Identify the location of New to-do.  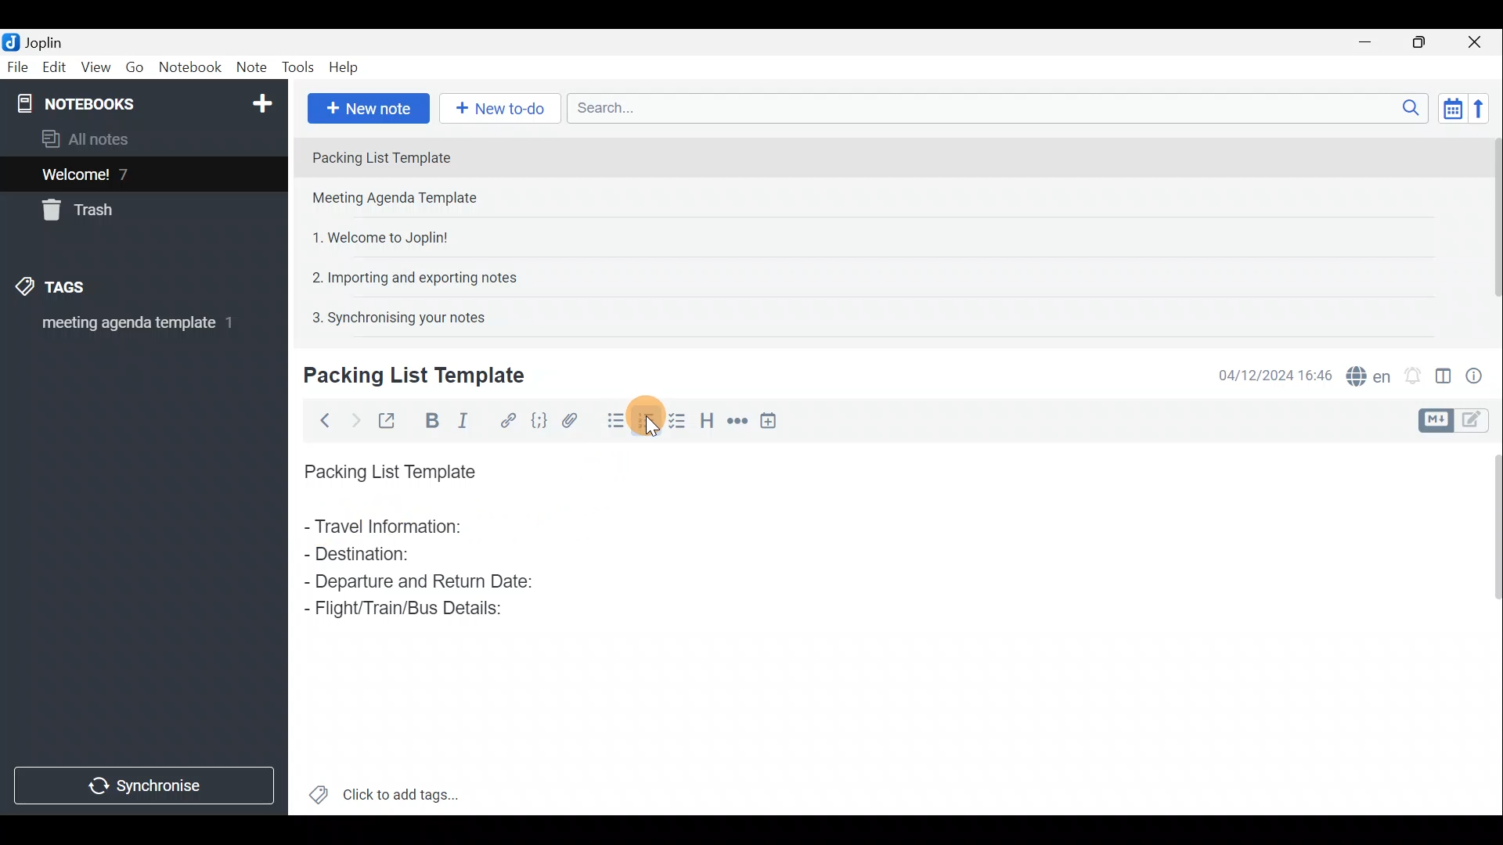
(501, 109).